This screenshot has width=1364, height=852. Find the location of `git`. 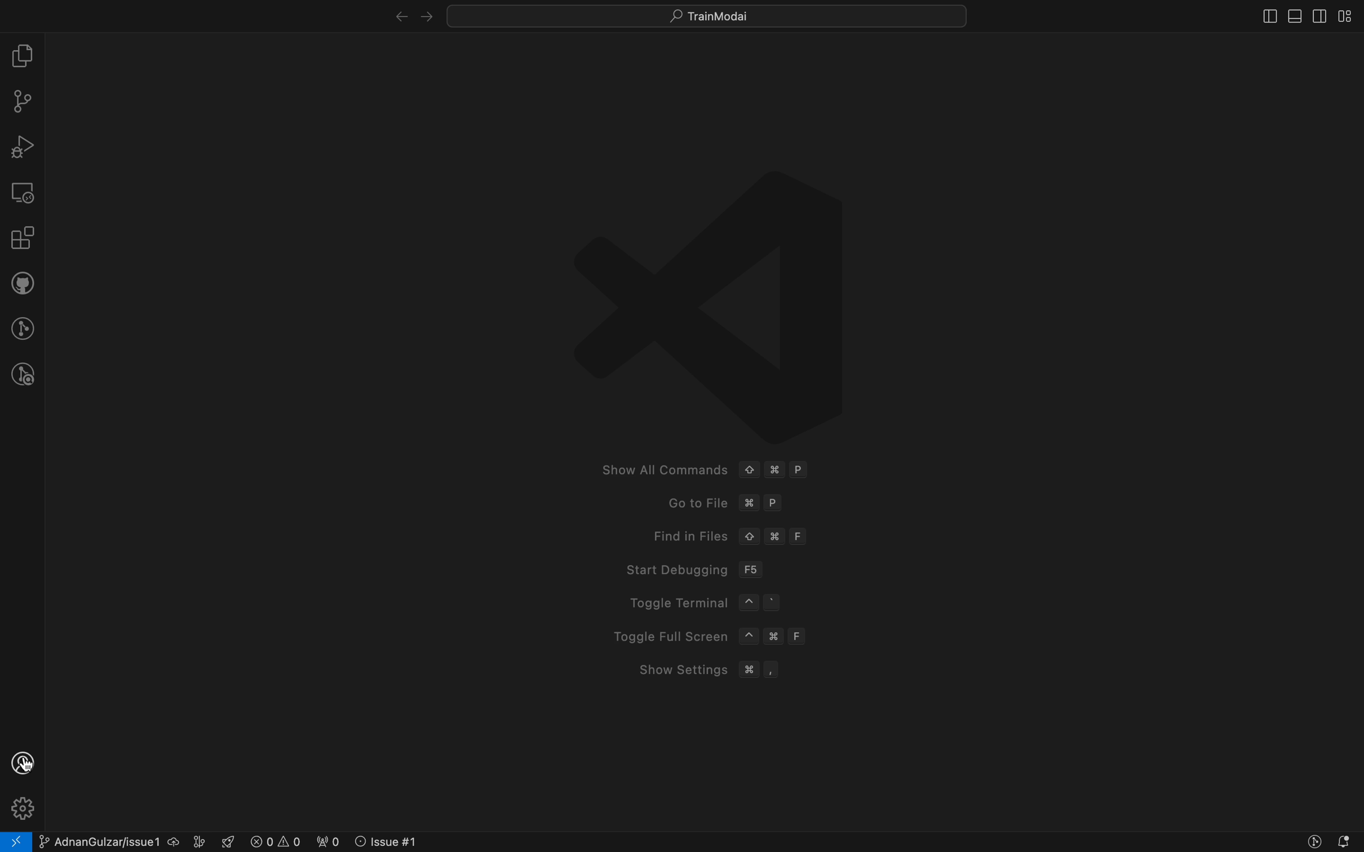

git is located at coordinates (22, 100).